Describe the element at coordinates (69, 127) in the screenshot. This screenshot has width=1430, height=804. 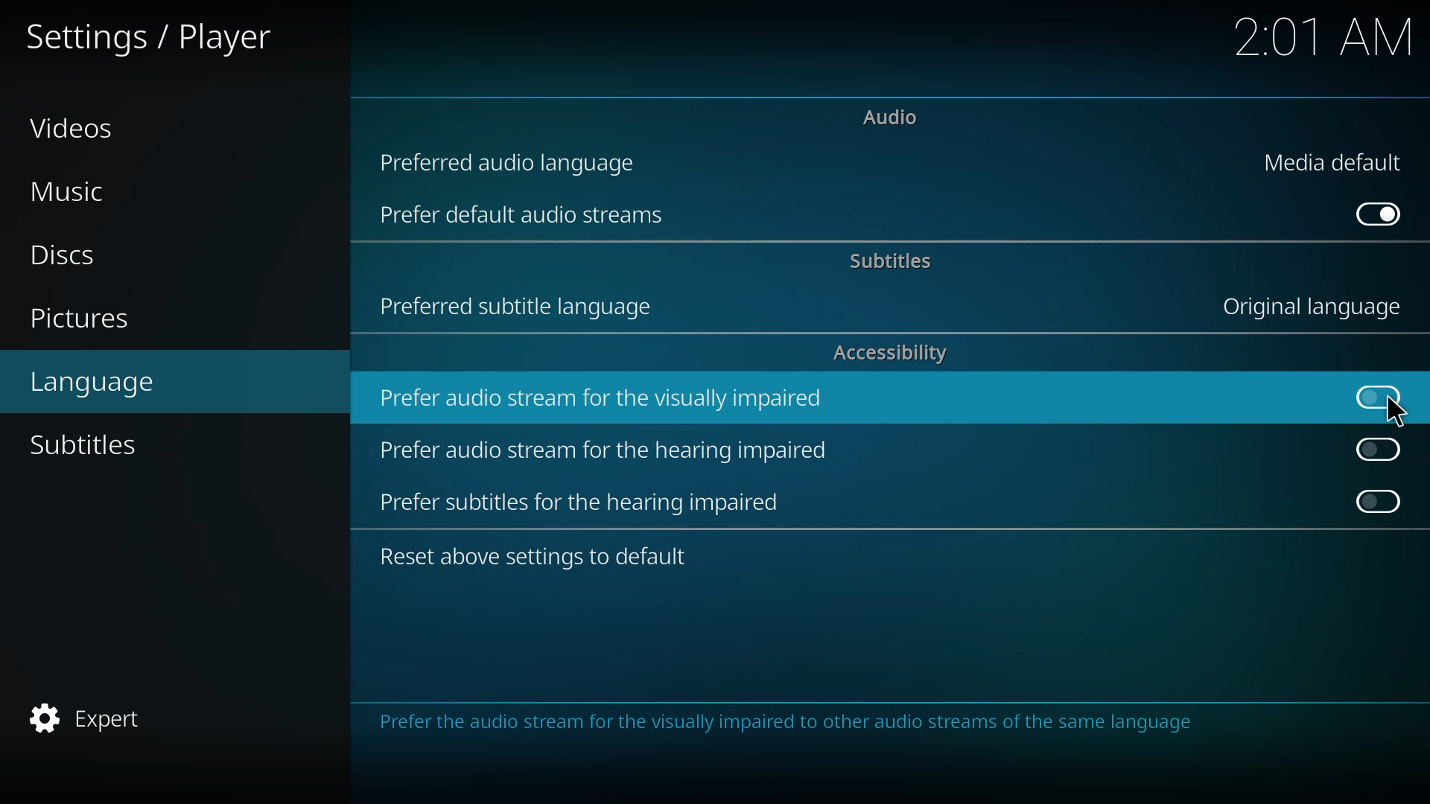
I see `videos` at that location.